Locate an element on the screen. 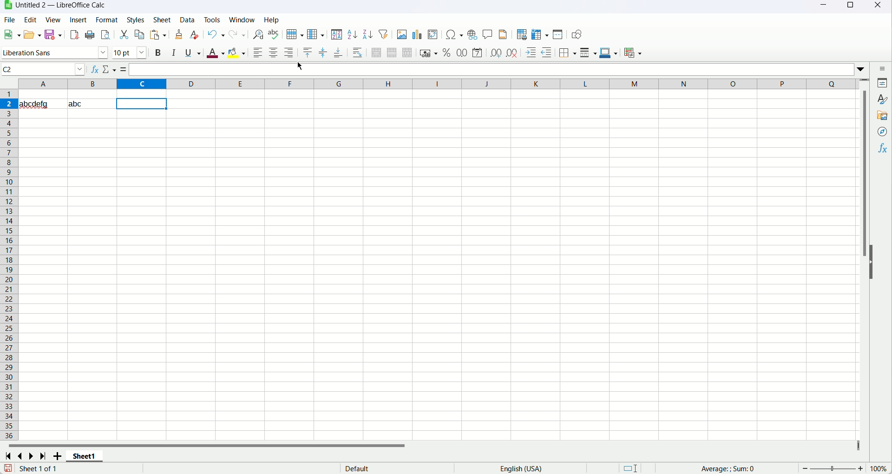 The width and height of the screenshot is (892, 474). cut is located at coordinates (124, 34).